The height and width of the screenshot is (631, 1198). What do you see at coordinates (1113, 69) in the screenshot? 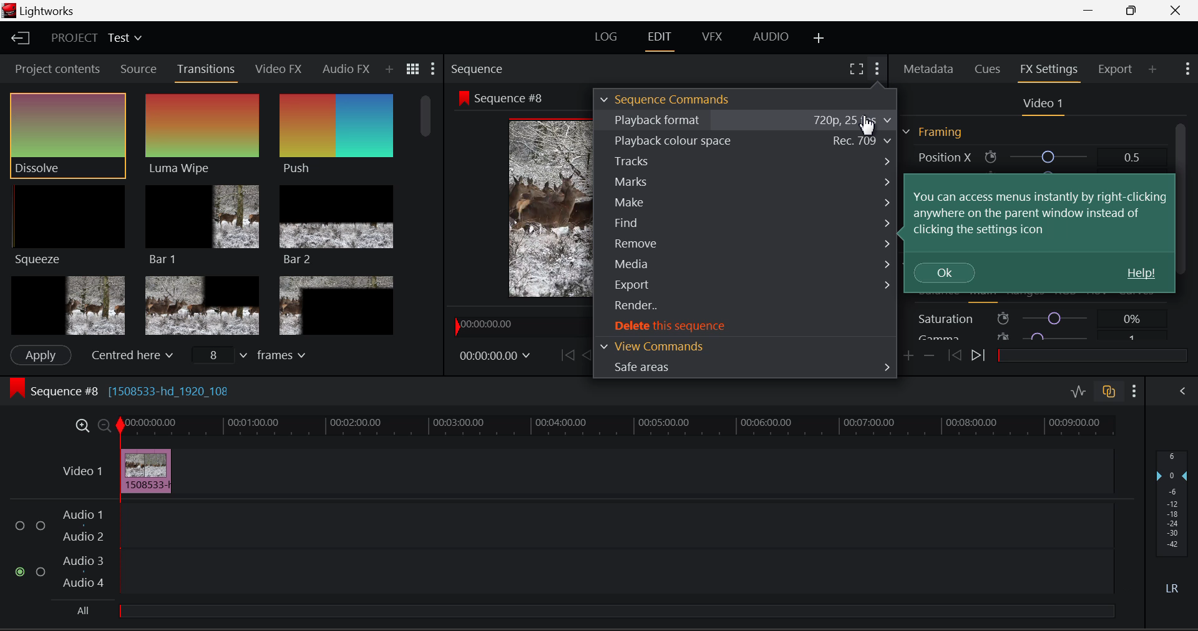
I see `Export` at bounding box center [1113, 69].